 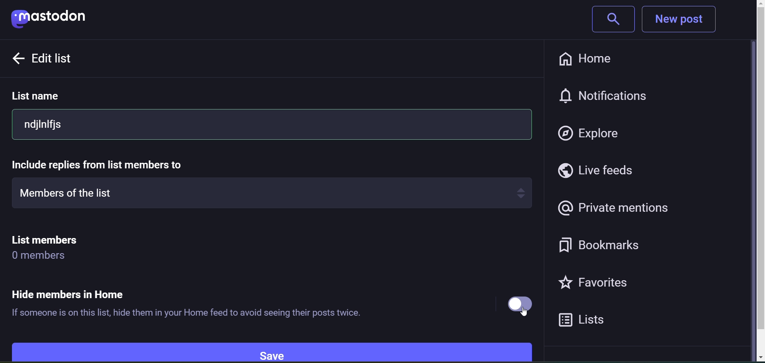 I want to click on edit list, so click(x=63, y=59).